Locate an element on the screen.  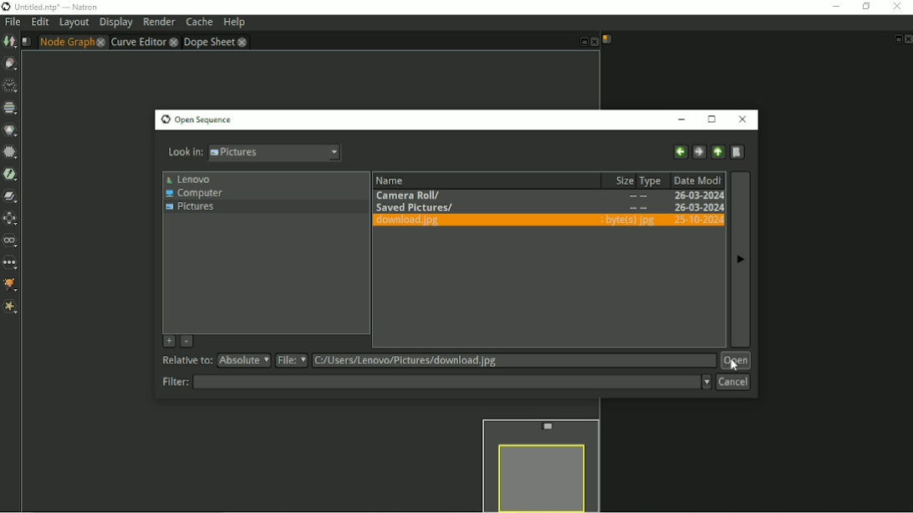
Maximize is located at coordinates (714, 119).